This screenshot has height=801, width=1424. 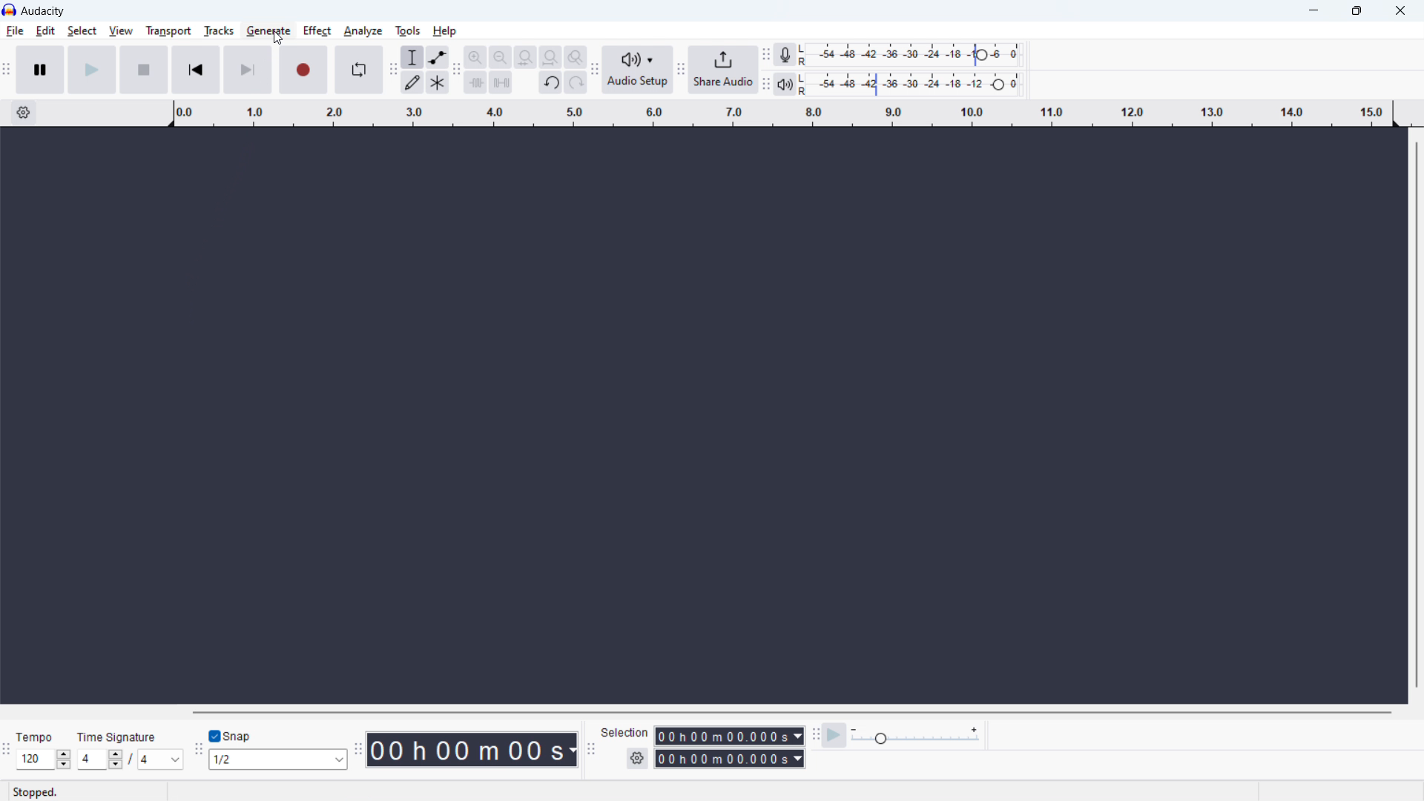 What do you see at coordinates (590, 749) in the screenshot?
I see `selection toolbar` at bounding box center [590, 749].